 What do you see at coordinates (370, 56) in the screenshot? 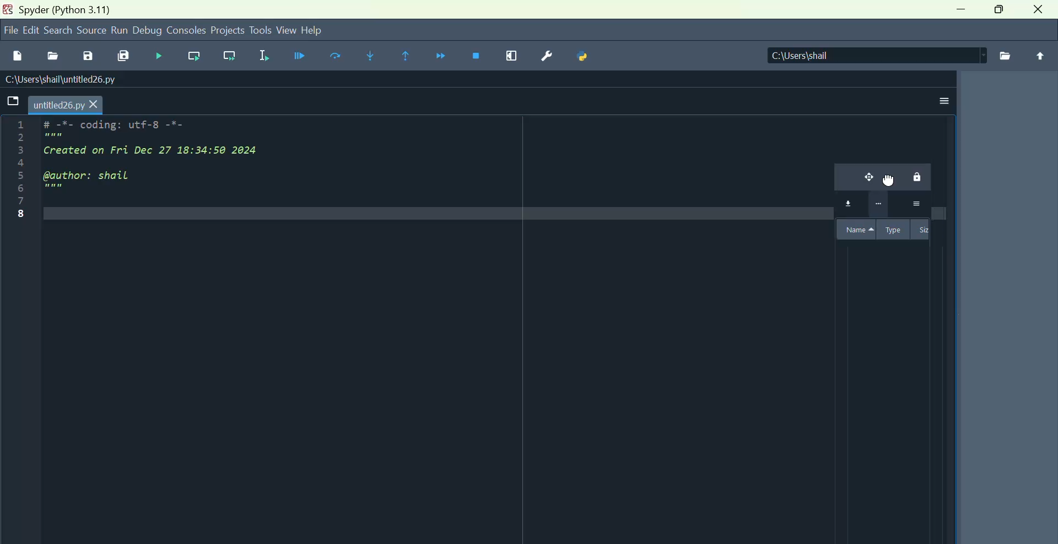
I see `Step into function` at bounding box center [370, 56].